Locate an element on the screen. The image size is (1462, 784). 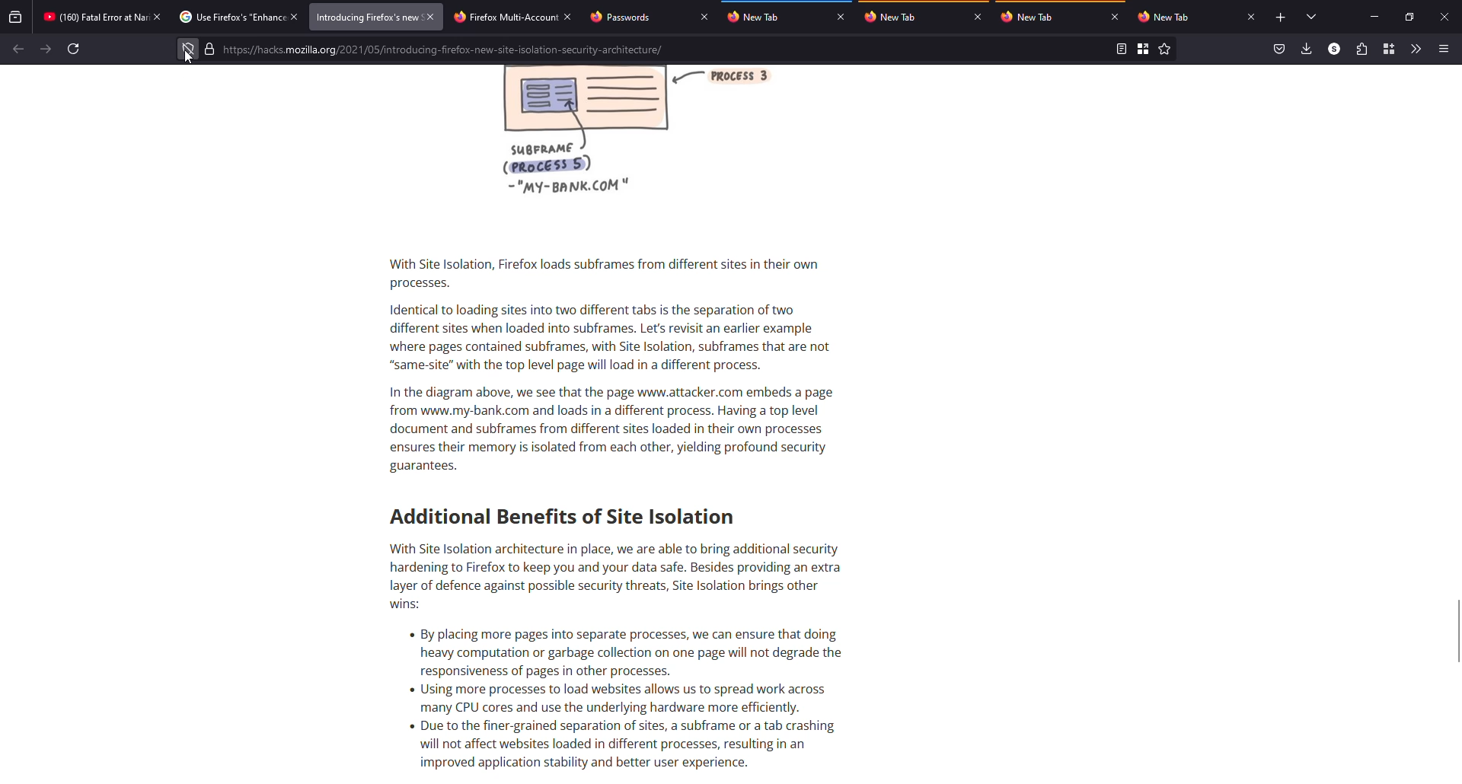
maximize is located at coordinates (1410, 17).